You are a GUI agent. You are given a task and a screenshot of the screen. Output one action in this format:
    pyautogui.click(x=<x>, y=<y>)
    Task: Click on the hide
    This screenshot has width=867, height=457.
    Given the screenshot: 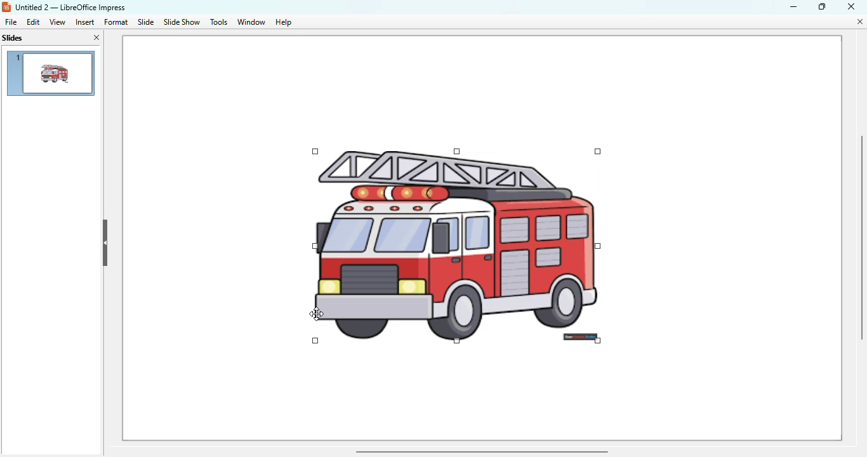 What is the action you would take?
    pyautogui.click(x=105, y=244)
    